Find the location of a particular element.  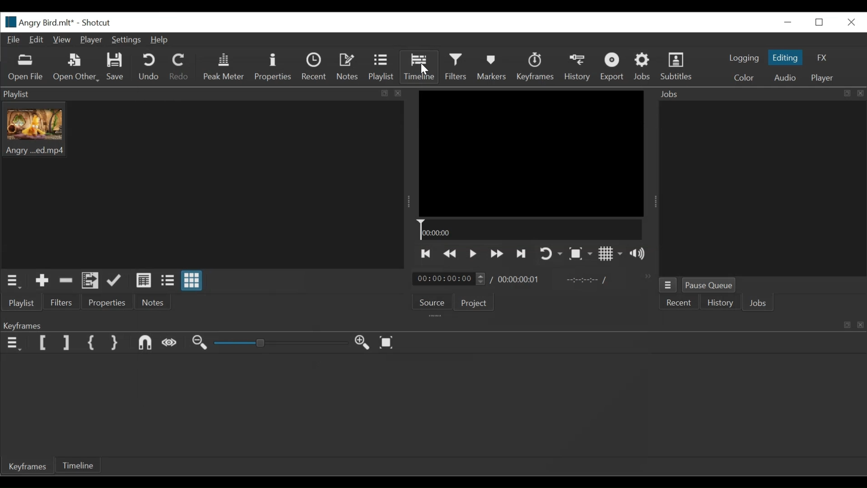

Notes is located at coordinates (348, 66).